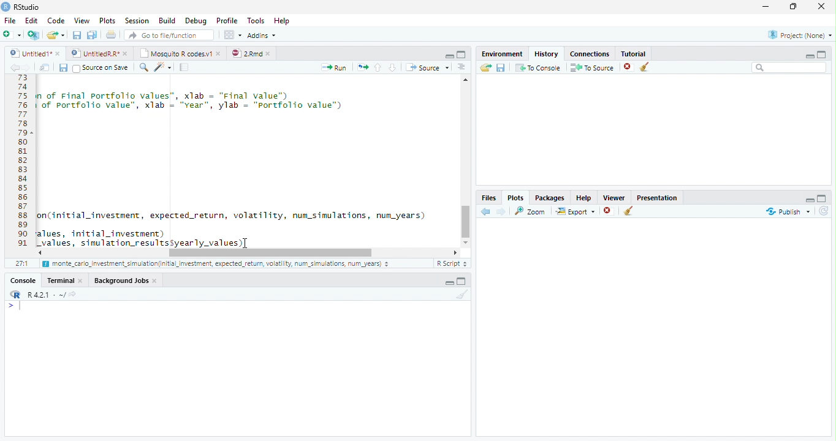  I want to click on Print, so click(111, 34).